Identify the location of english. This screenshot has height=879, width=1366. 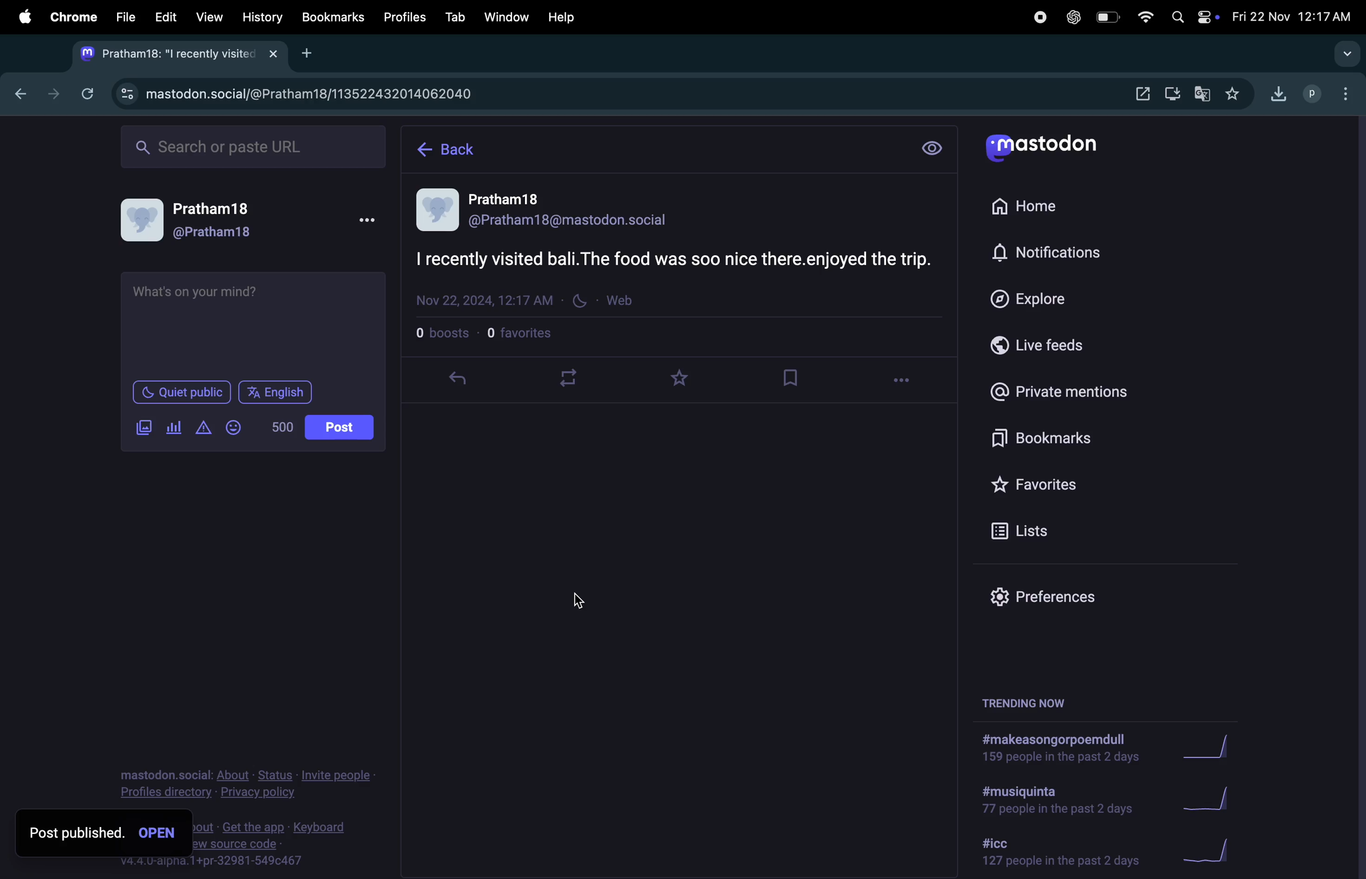
(277, 393).